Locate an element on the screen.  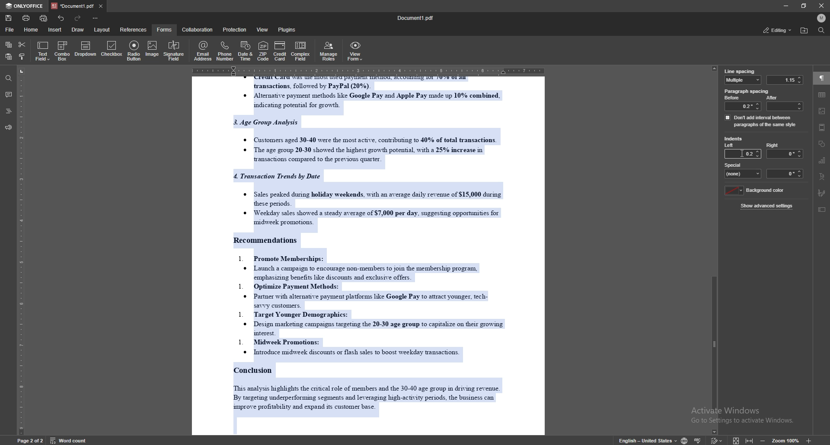
document is located at coordinates (371, 256).